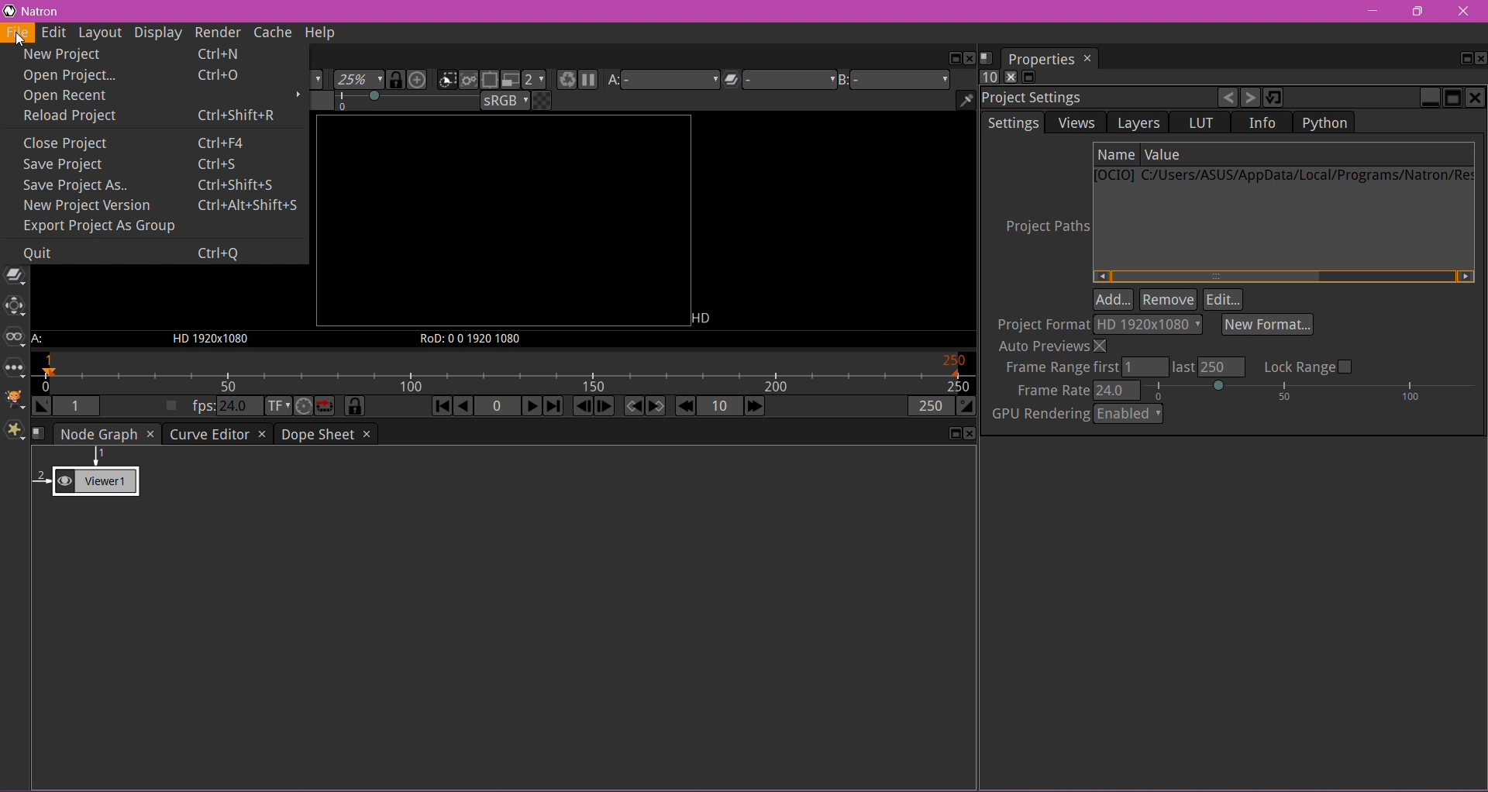 The width and height of the screenshot is (1488, 792). I want to click on Info, so click(1262, 123).